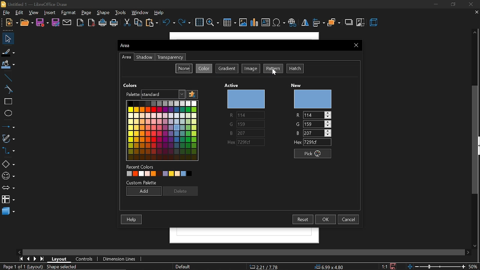 The height and width of the screenshot is (270, 480). What do you see at coordinates (8, 138) in the screenshot?
I see `curves and polygons` at bounding box center [8, 138].